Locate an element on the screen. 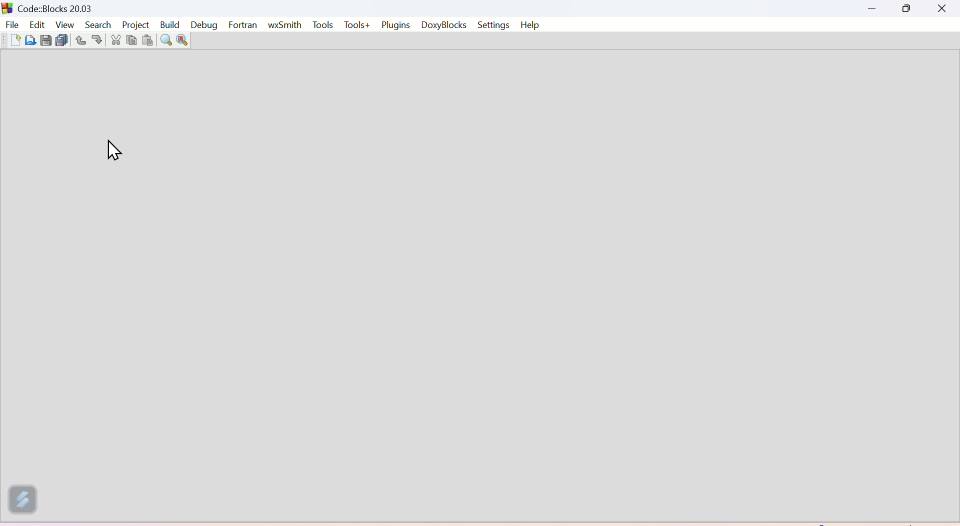 This screenshot has width=960, height=526. wxSmith is located at coordinates (282, 26).